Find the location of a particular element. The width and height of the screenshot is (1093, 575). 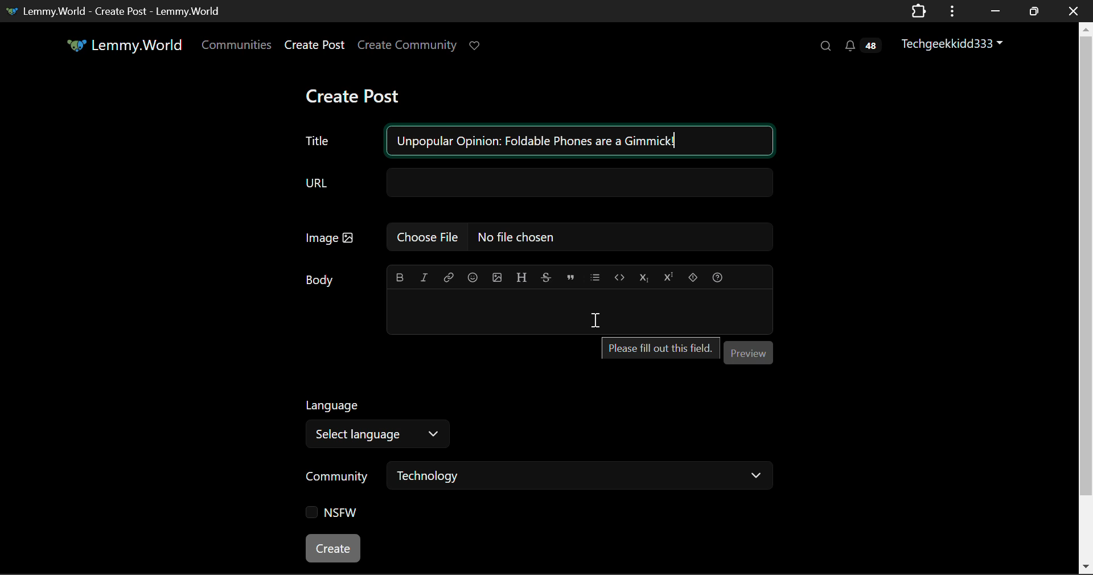

Donate to Lemmy is located at coordinates (476, 46).